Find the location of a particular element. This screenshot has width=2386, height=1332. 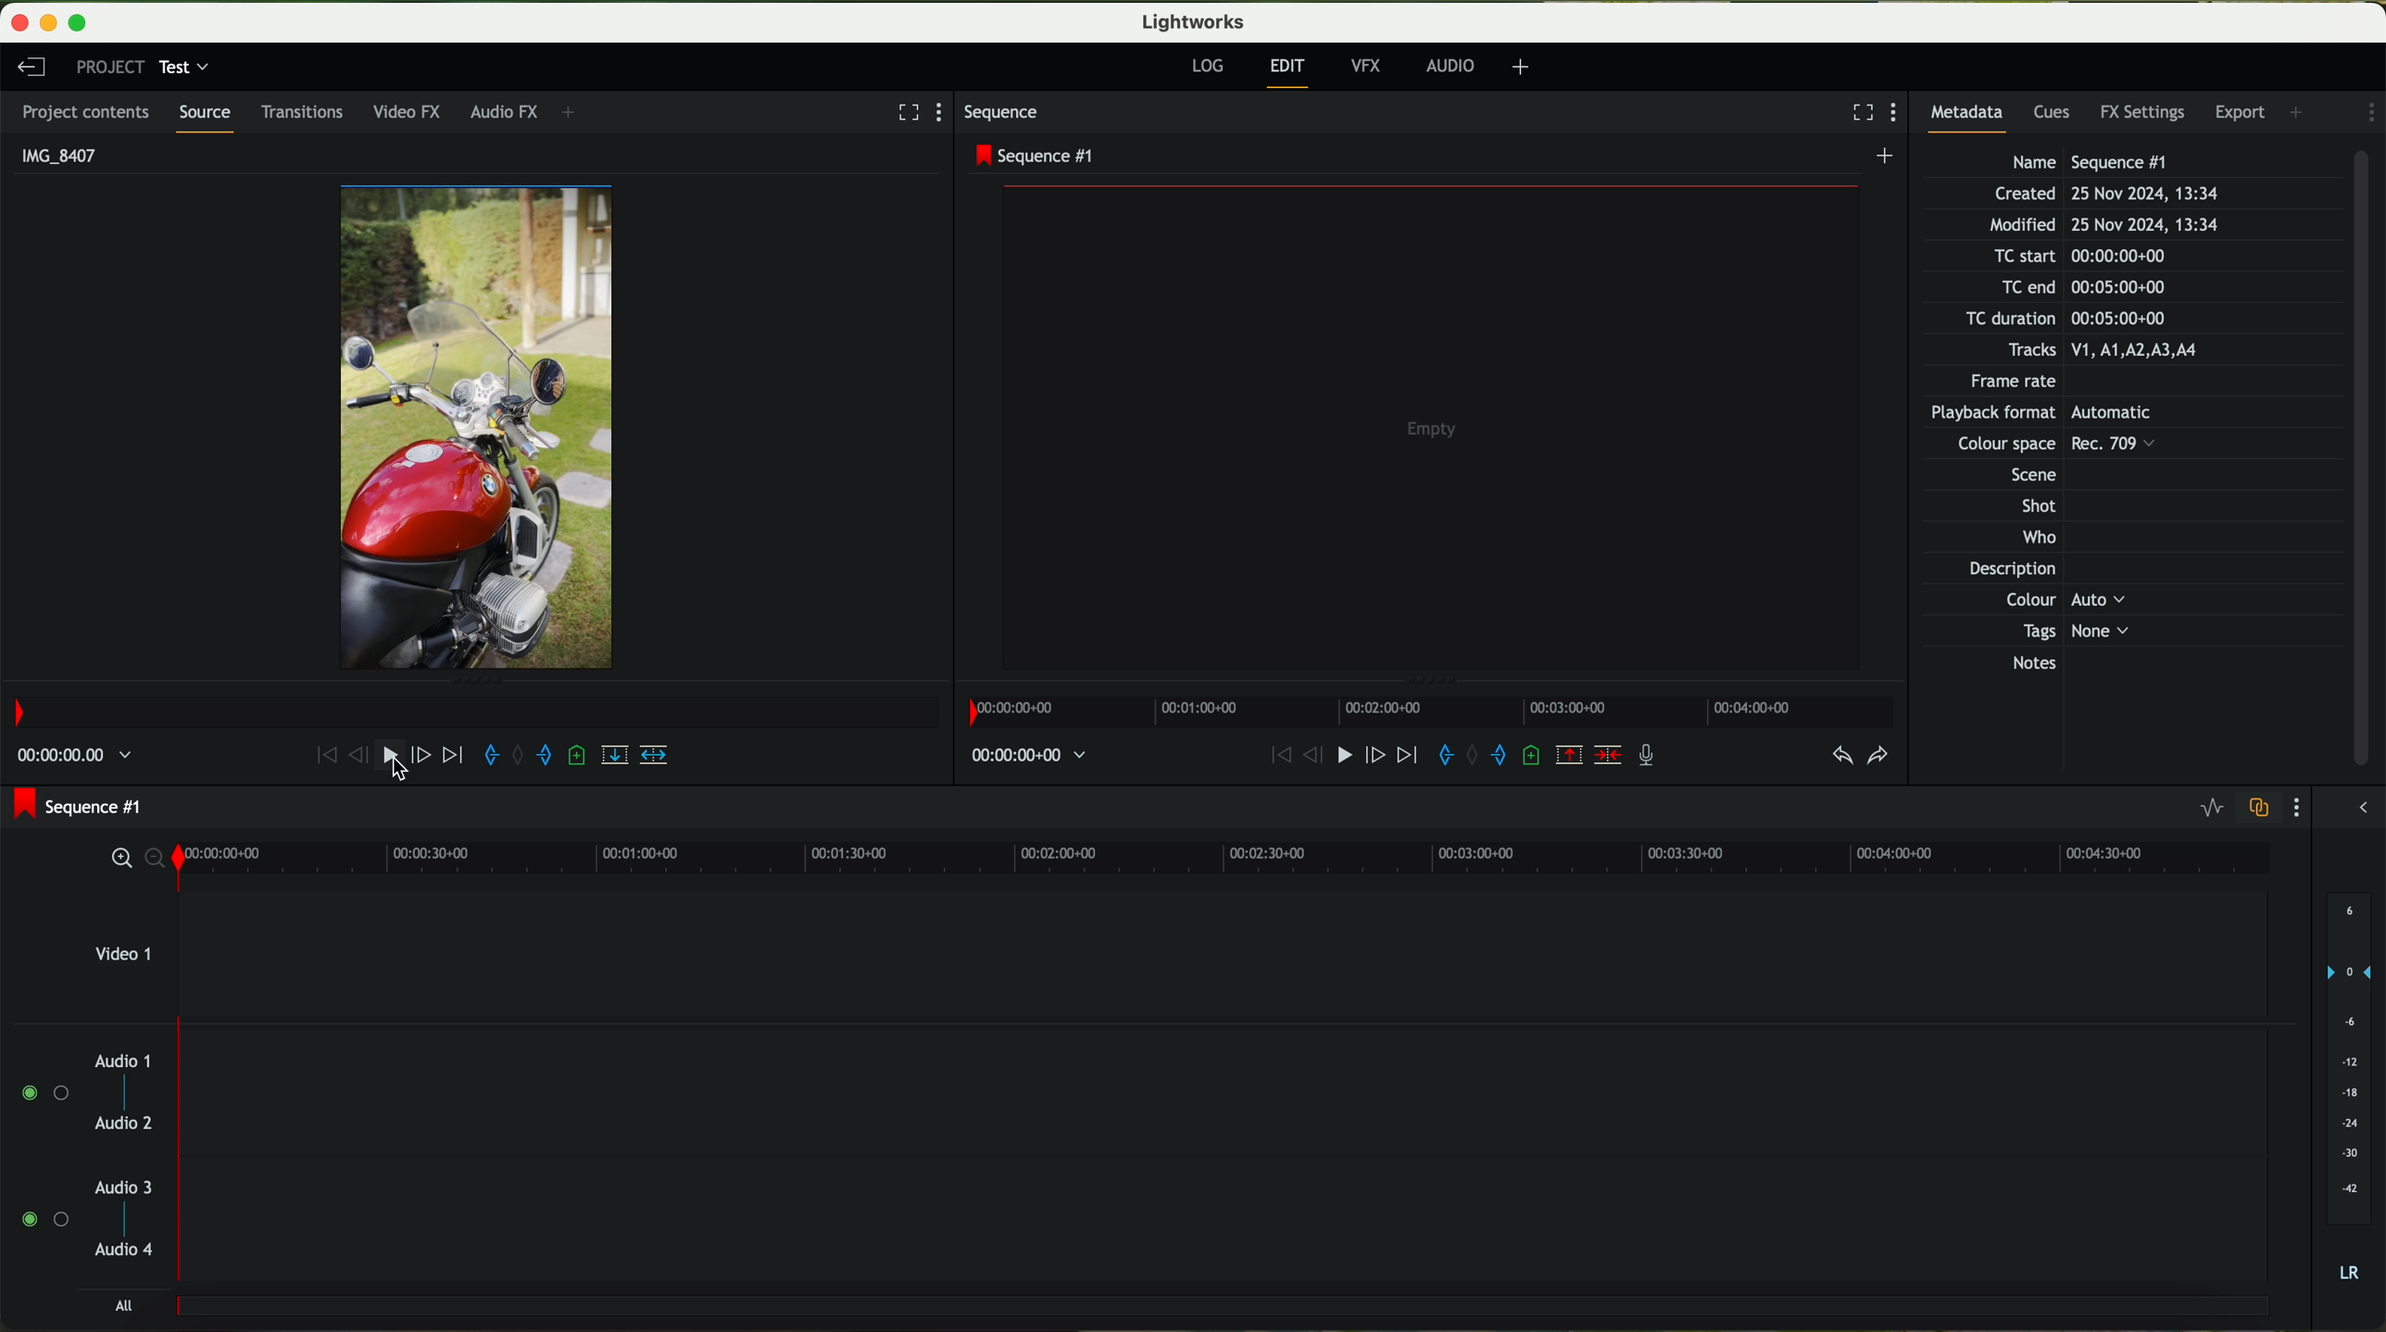

play is located at coordinates (1335, 758).